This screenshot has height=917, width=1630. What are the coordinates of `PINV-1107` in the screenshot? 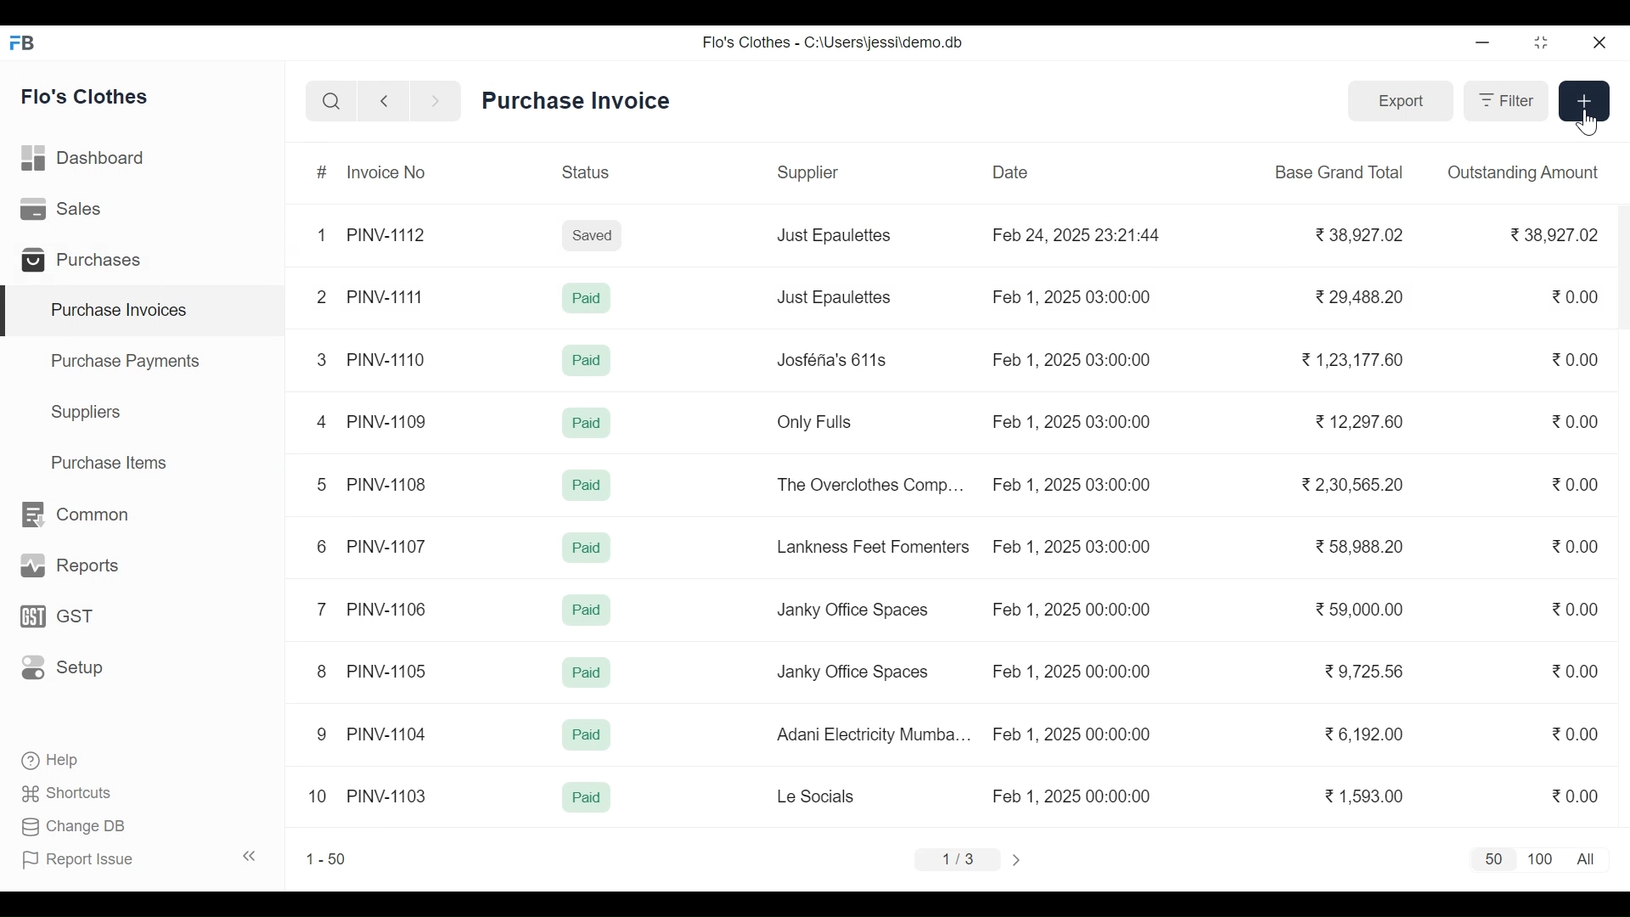 It's located at (387, 544).